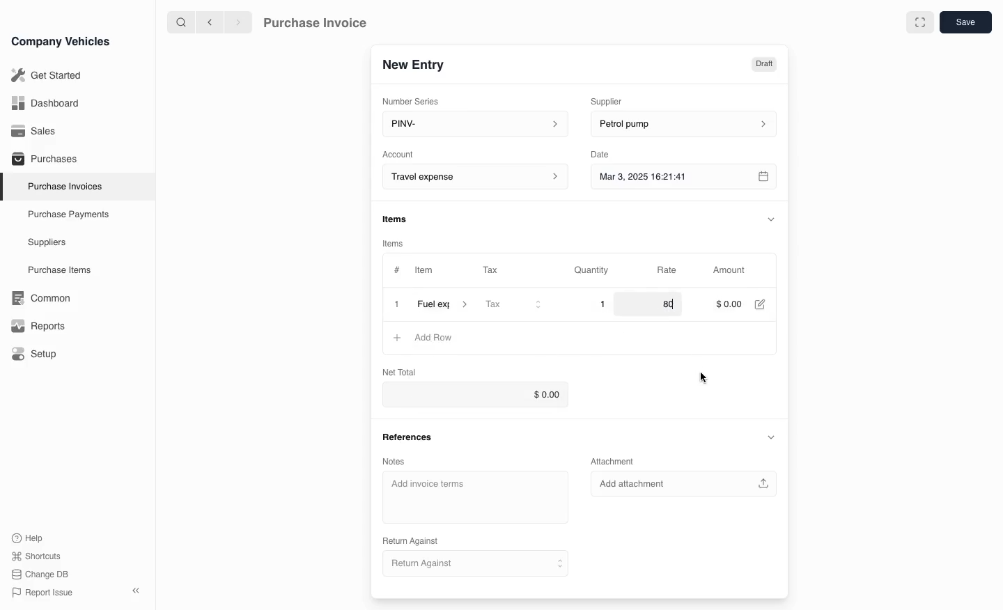 The image size is (1003, 610). Describe the element at coordinates (761, 305) in the screenshot. I see `edit` at that location.